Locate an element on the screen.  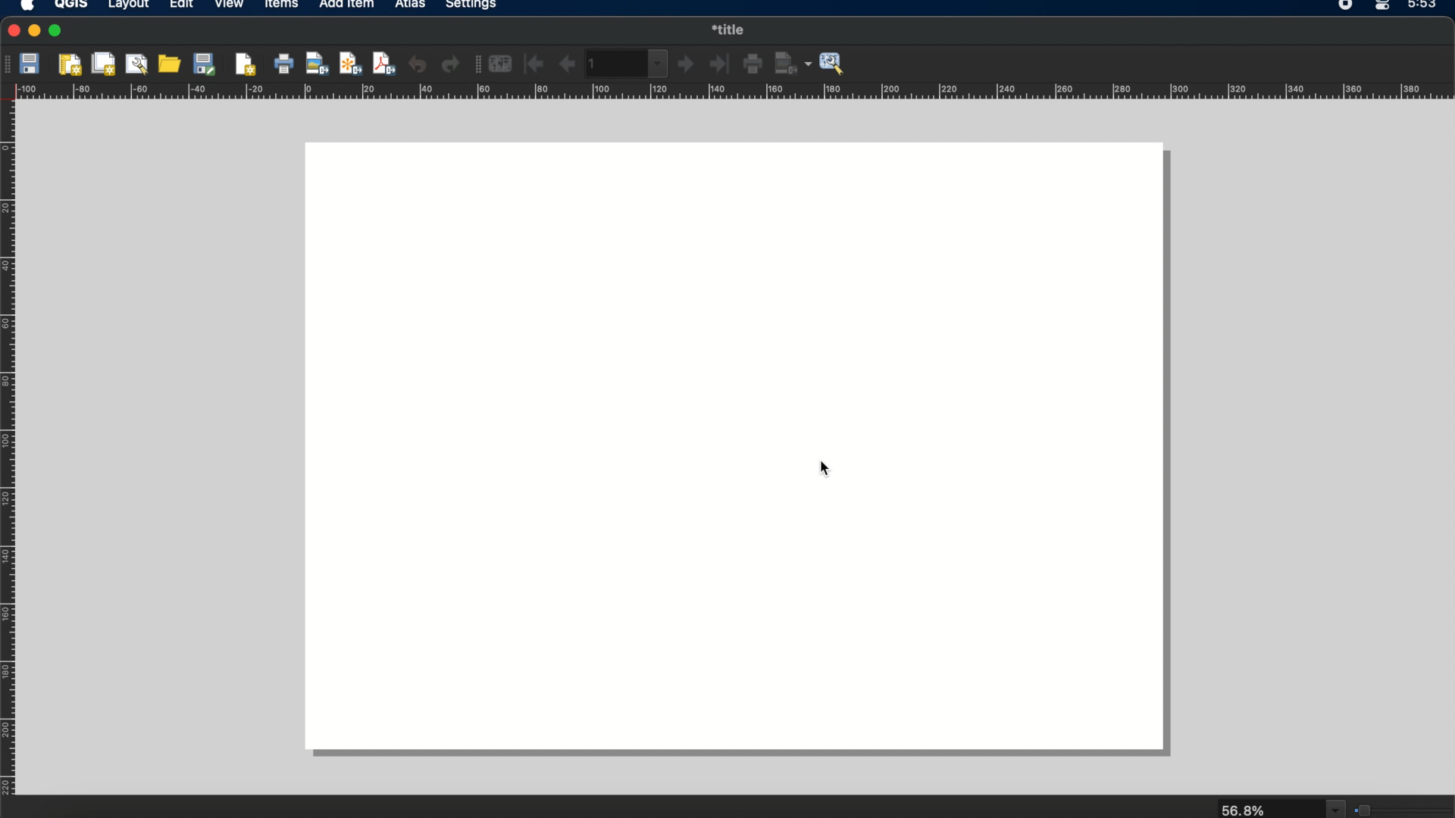
screen recorder icon is located at coordinates (1347, 6).